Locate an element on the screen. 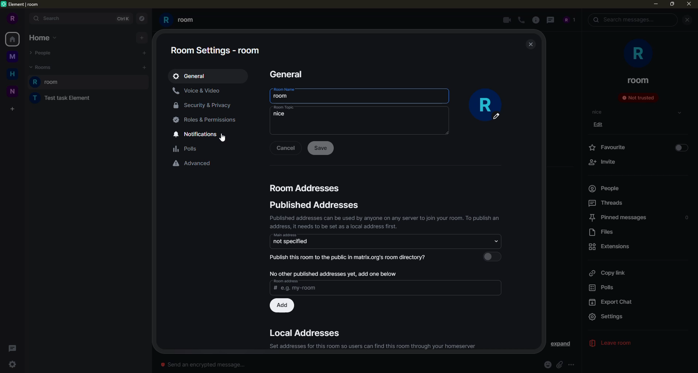  drop down is located at coordinates (497, 241).